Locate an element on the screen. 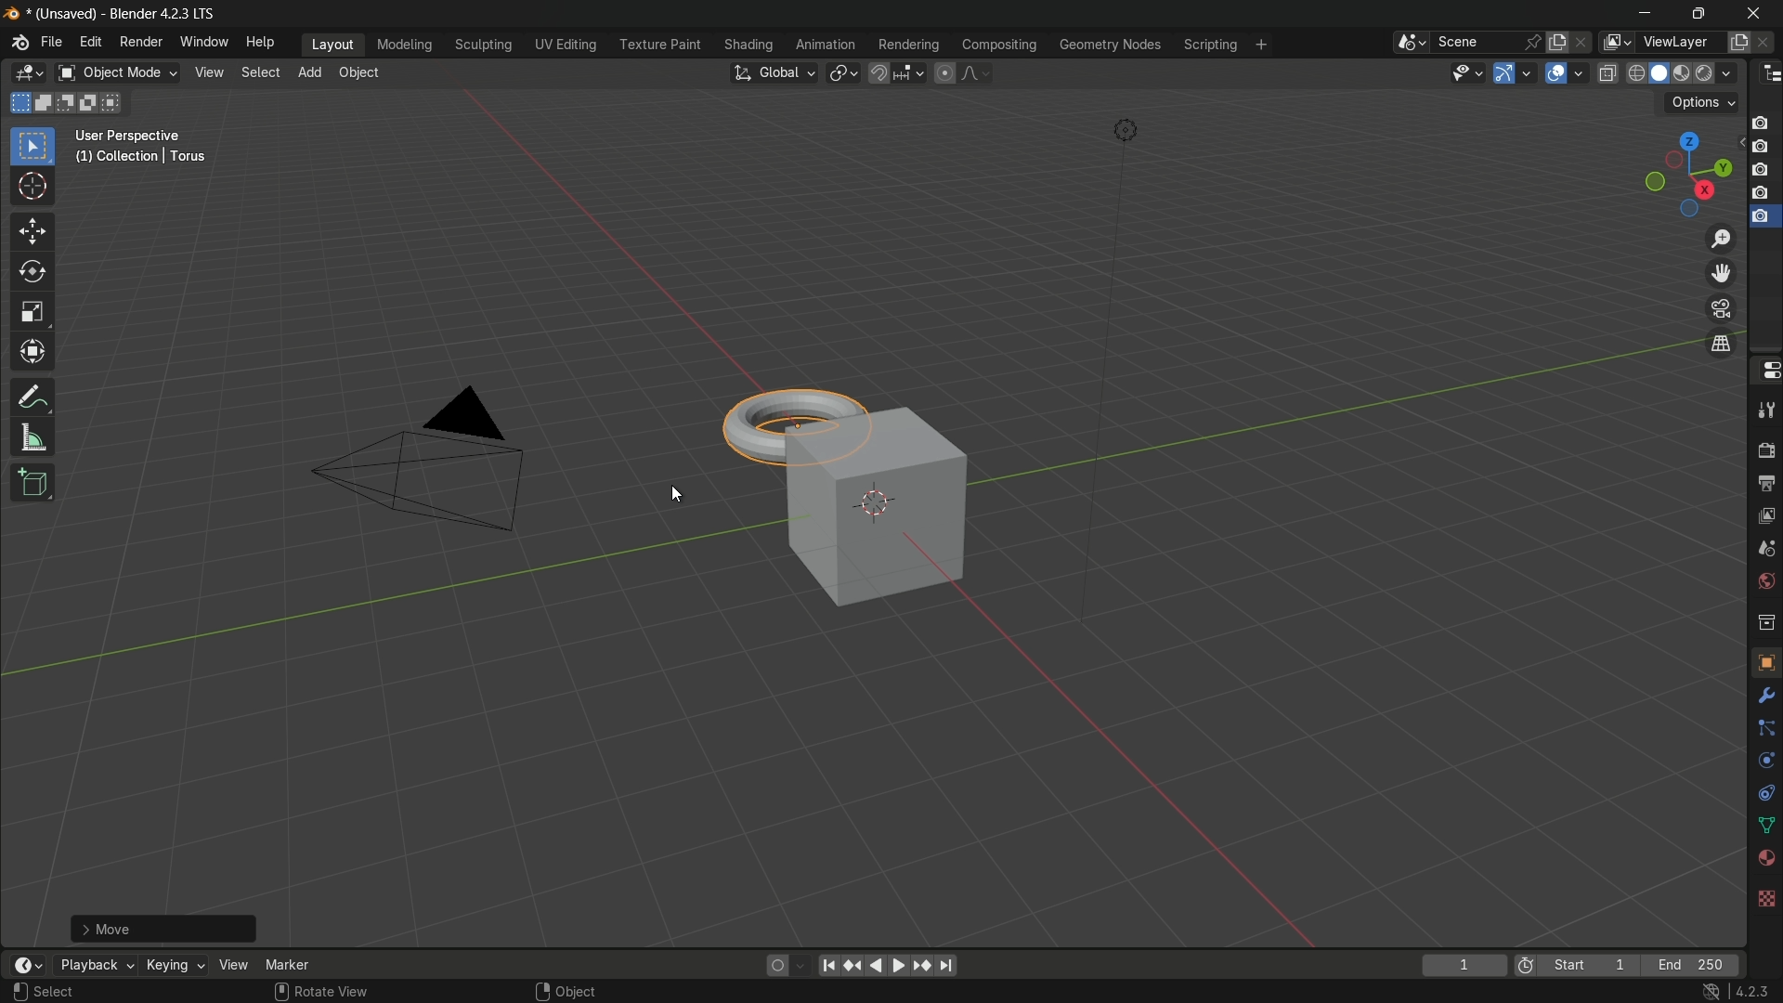  animation is located at coordinates (826, 45).